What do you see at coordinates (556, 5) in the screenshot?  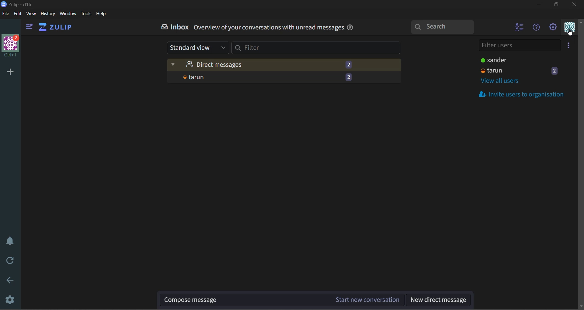 I see `maximize` at bounding box center [556, 5].